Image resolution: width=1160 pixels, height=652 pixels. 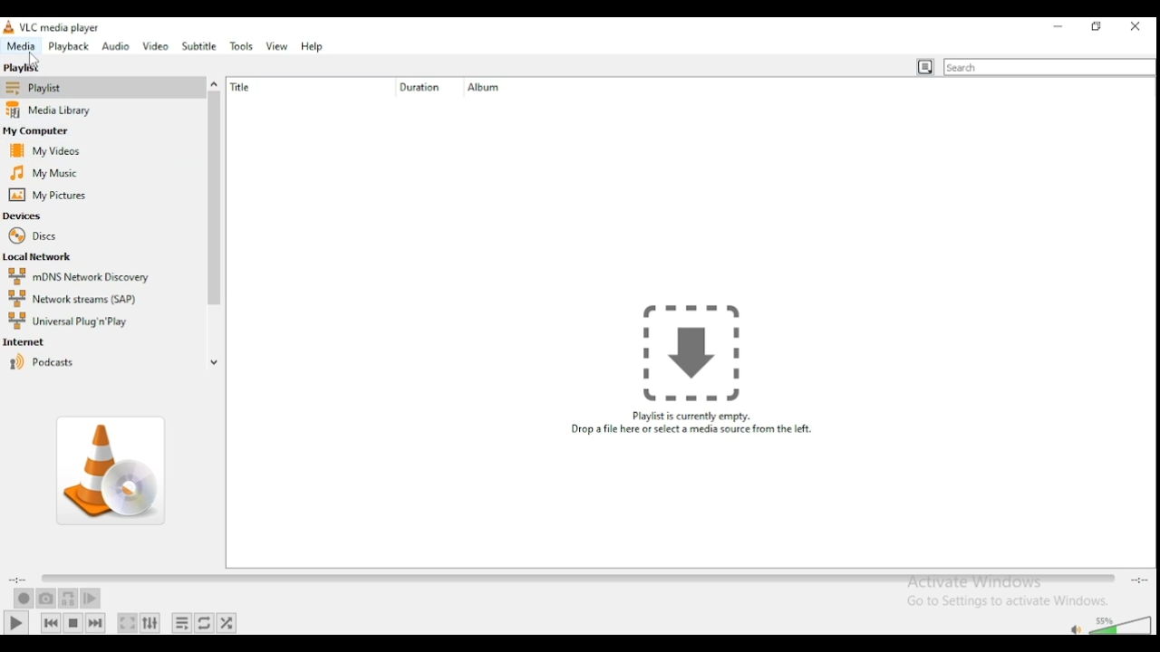 What do you see at coordinates (1008, 600) in the screenshot?
I see `Go to settings to activate windows` at bounding box center [1008, 600].